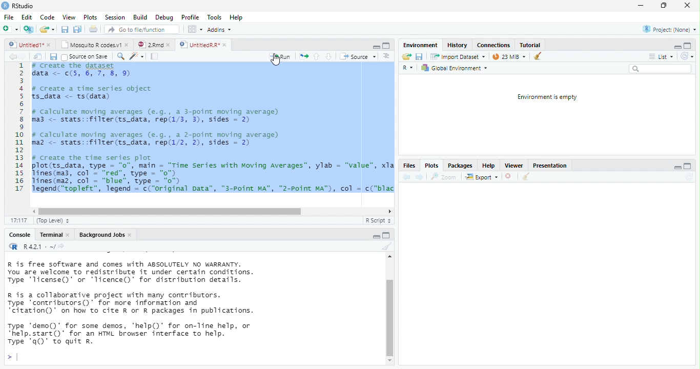  What do you see at coordinates (549, 167) in the screenshot?
I see `Presentation` at bounding box center [549, 167].